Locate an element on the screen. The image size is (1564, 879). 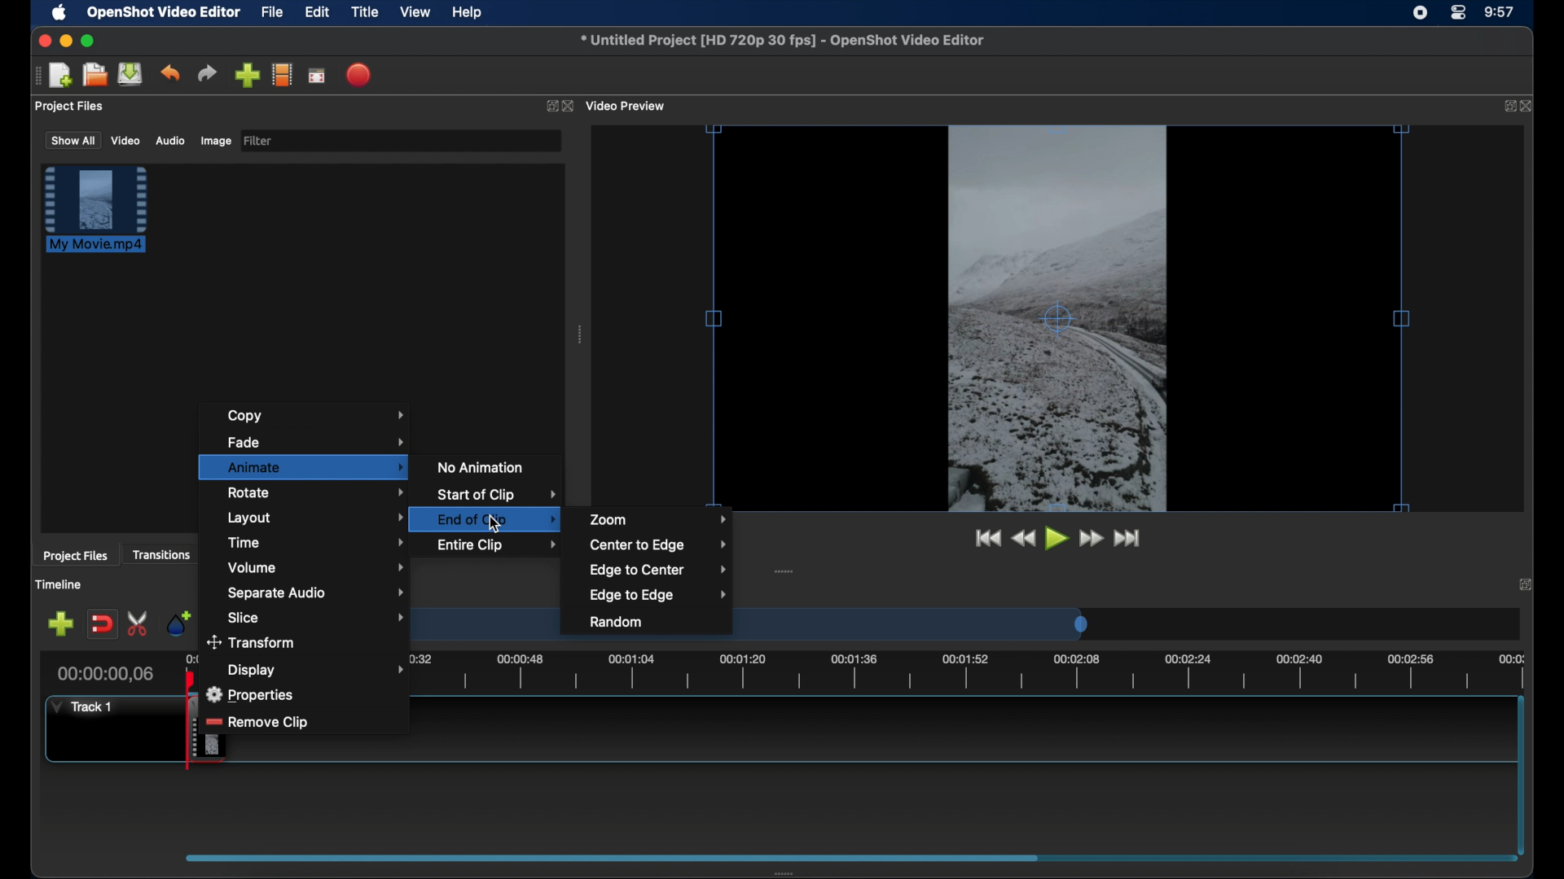
scroll box is located at coordinates (606, 857).